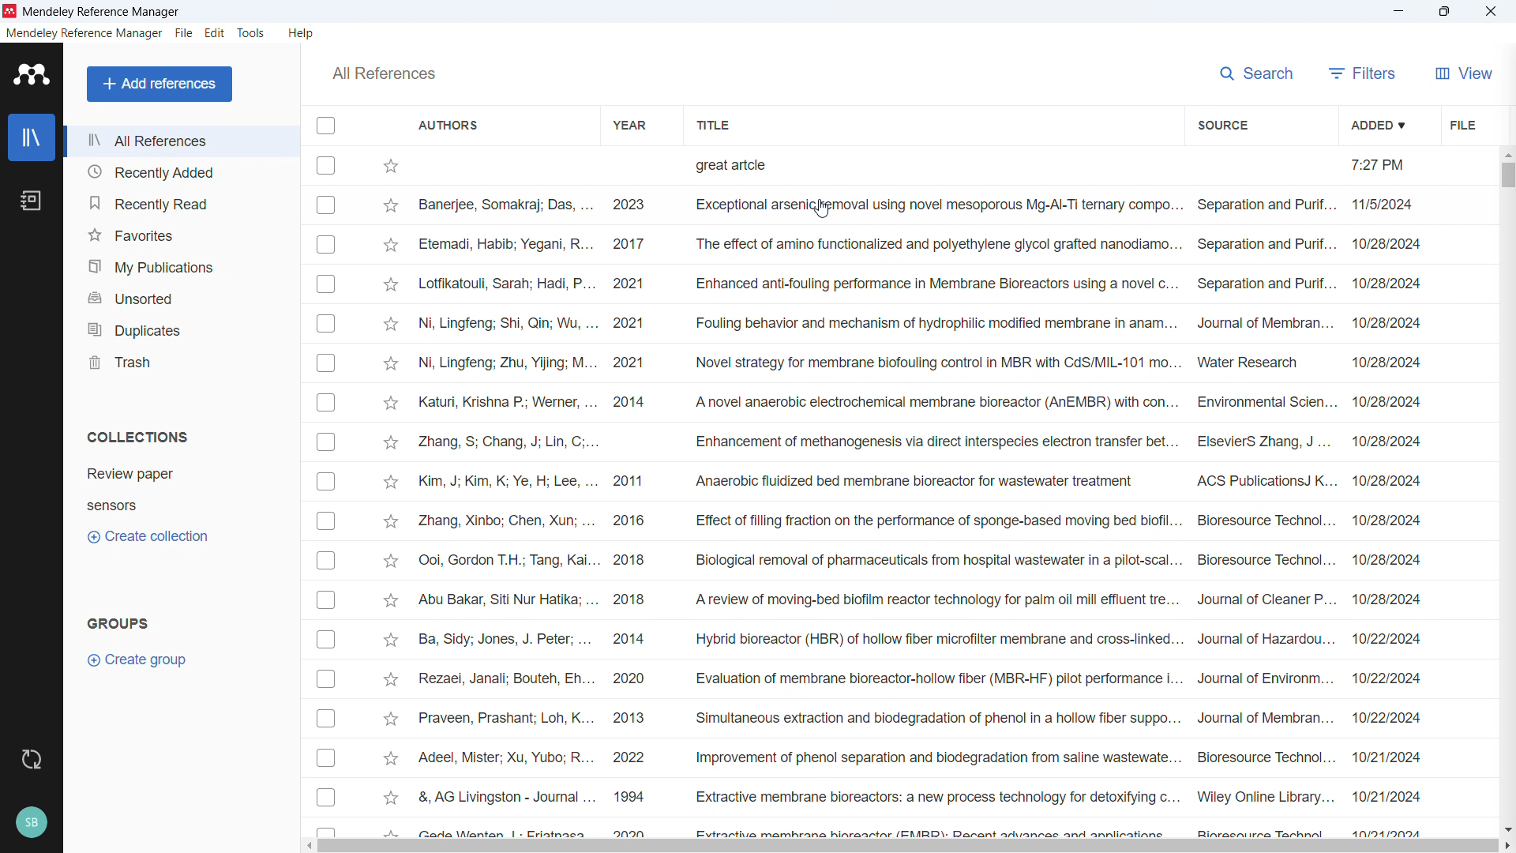 This screenshot has width=1516, height=853. Describe the element at coordinates (1254, 72) in the screenshot. I see `Search ` at that location.